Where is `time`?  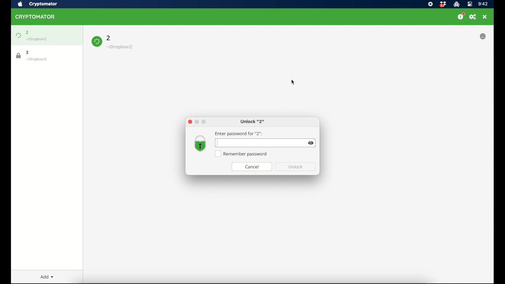 time is located at coordinates (483, 4).